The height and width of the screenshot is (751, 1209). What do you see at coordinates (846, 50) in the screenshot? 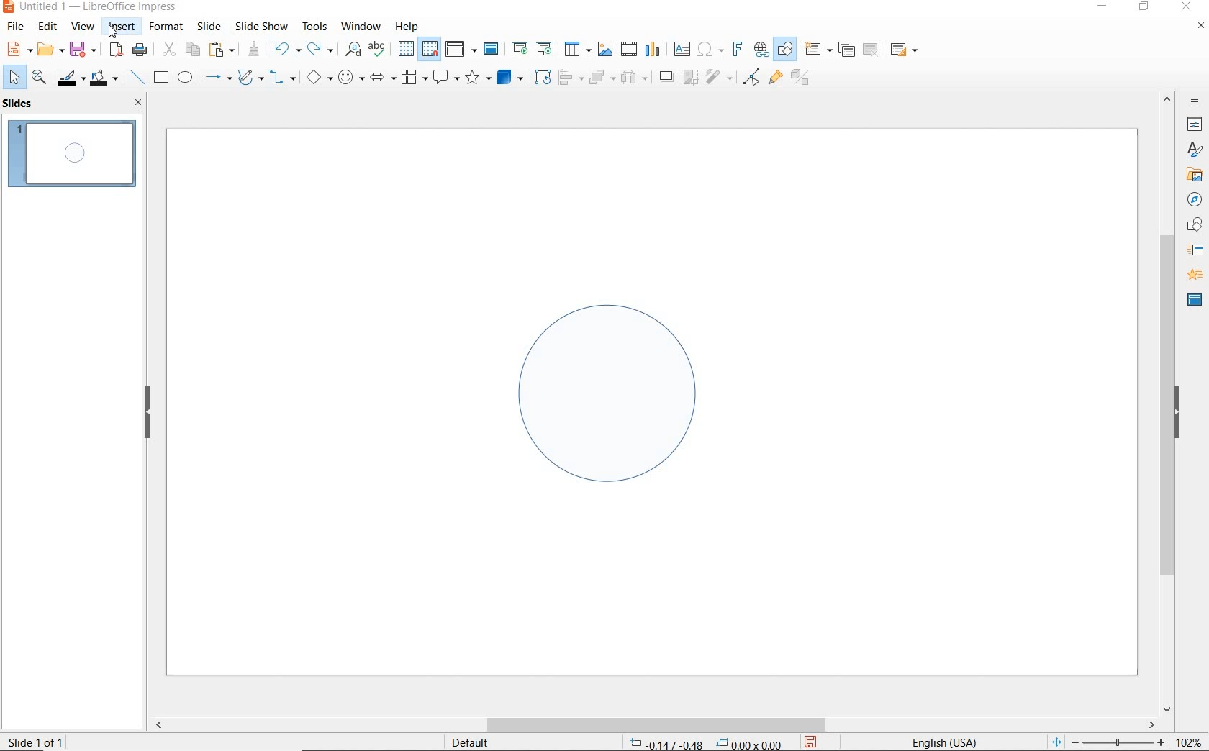
I see `duplicate slide` at bounding box center [846, 50].